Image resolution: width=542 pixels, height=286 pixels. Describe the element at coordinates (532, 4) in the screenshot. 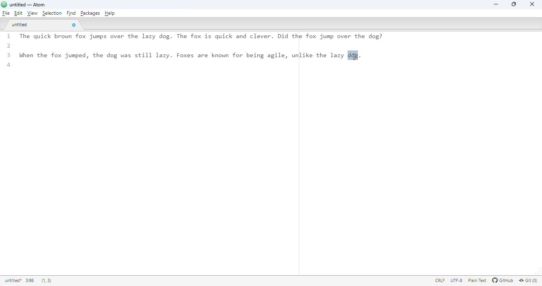

I see `close` at that location.